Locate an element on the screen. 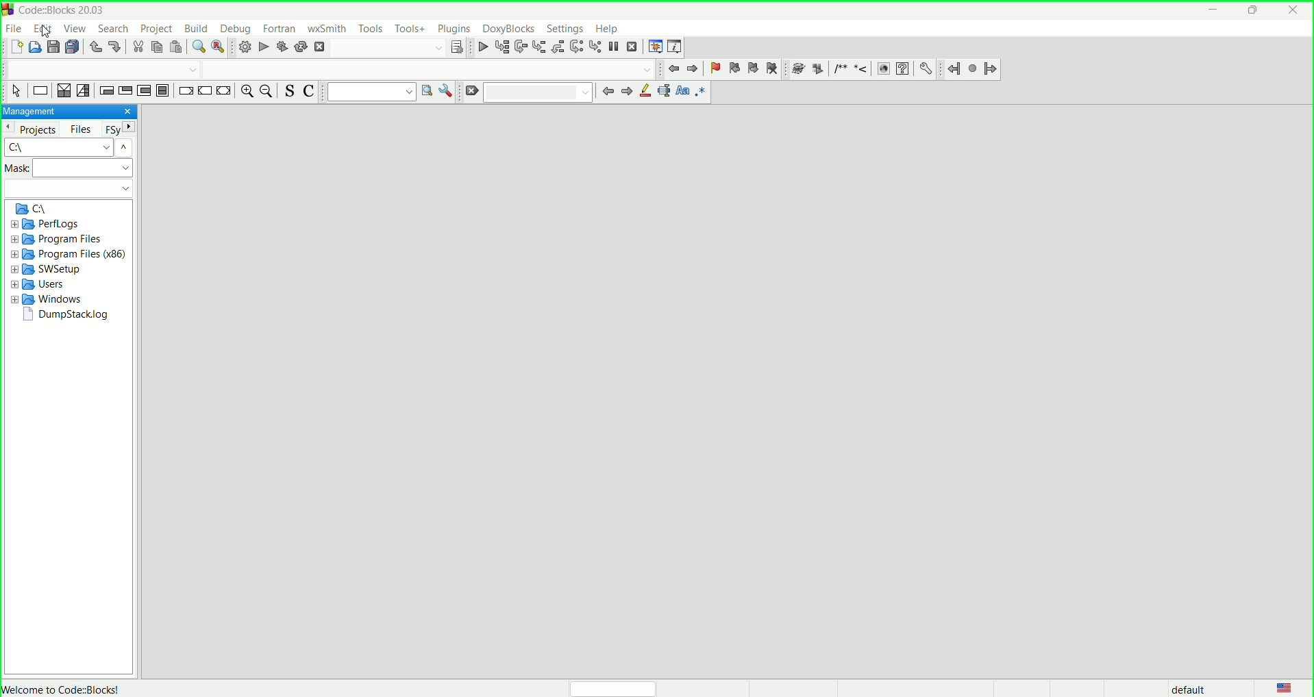  run to cursor is located at coordinates (503, 47).